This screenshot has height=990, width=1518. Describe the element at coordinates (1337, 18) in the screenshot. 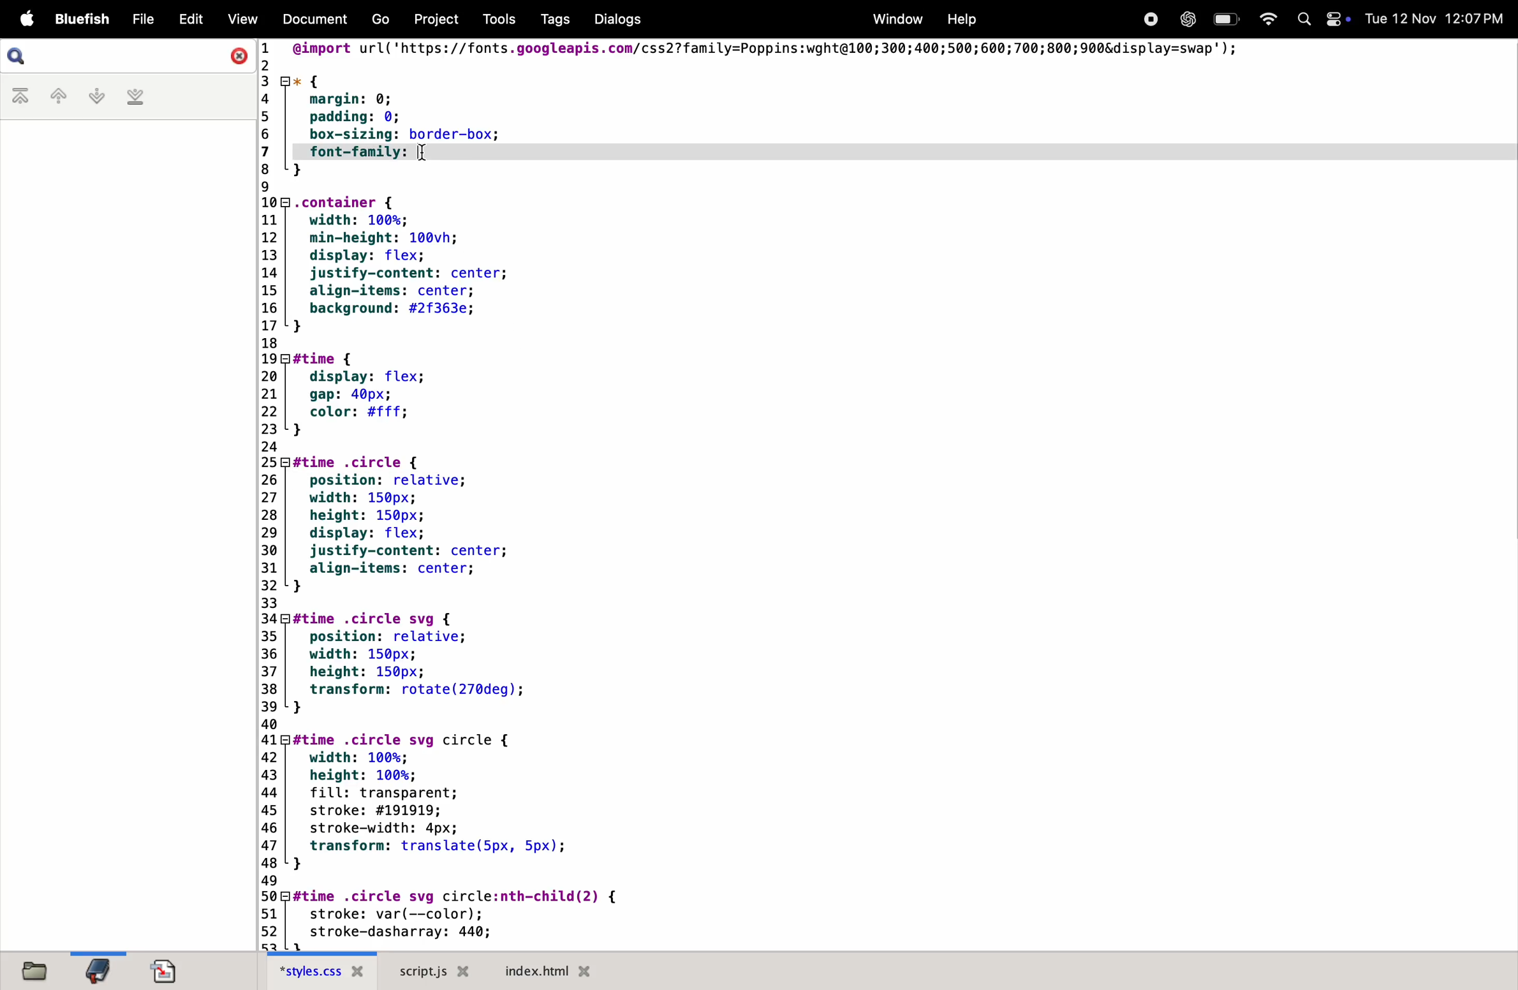

I see `Control Centre` at that location.